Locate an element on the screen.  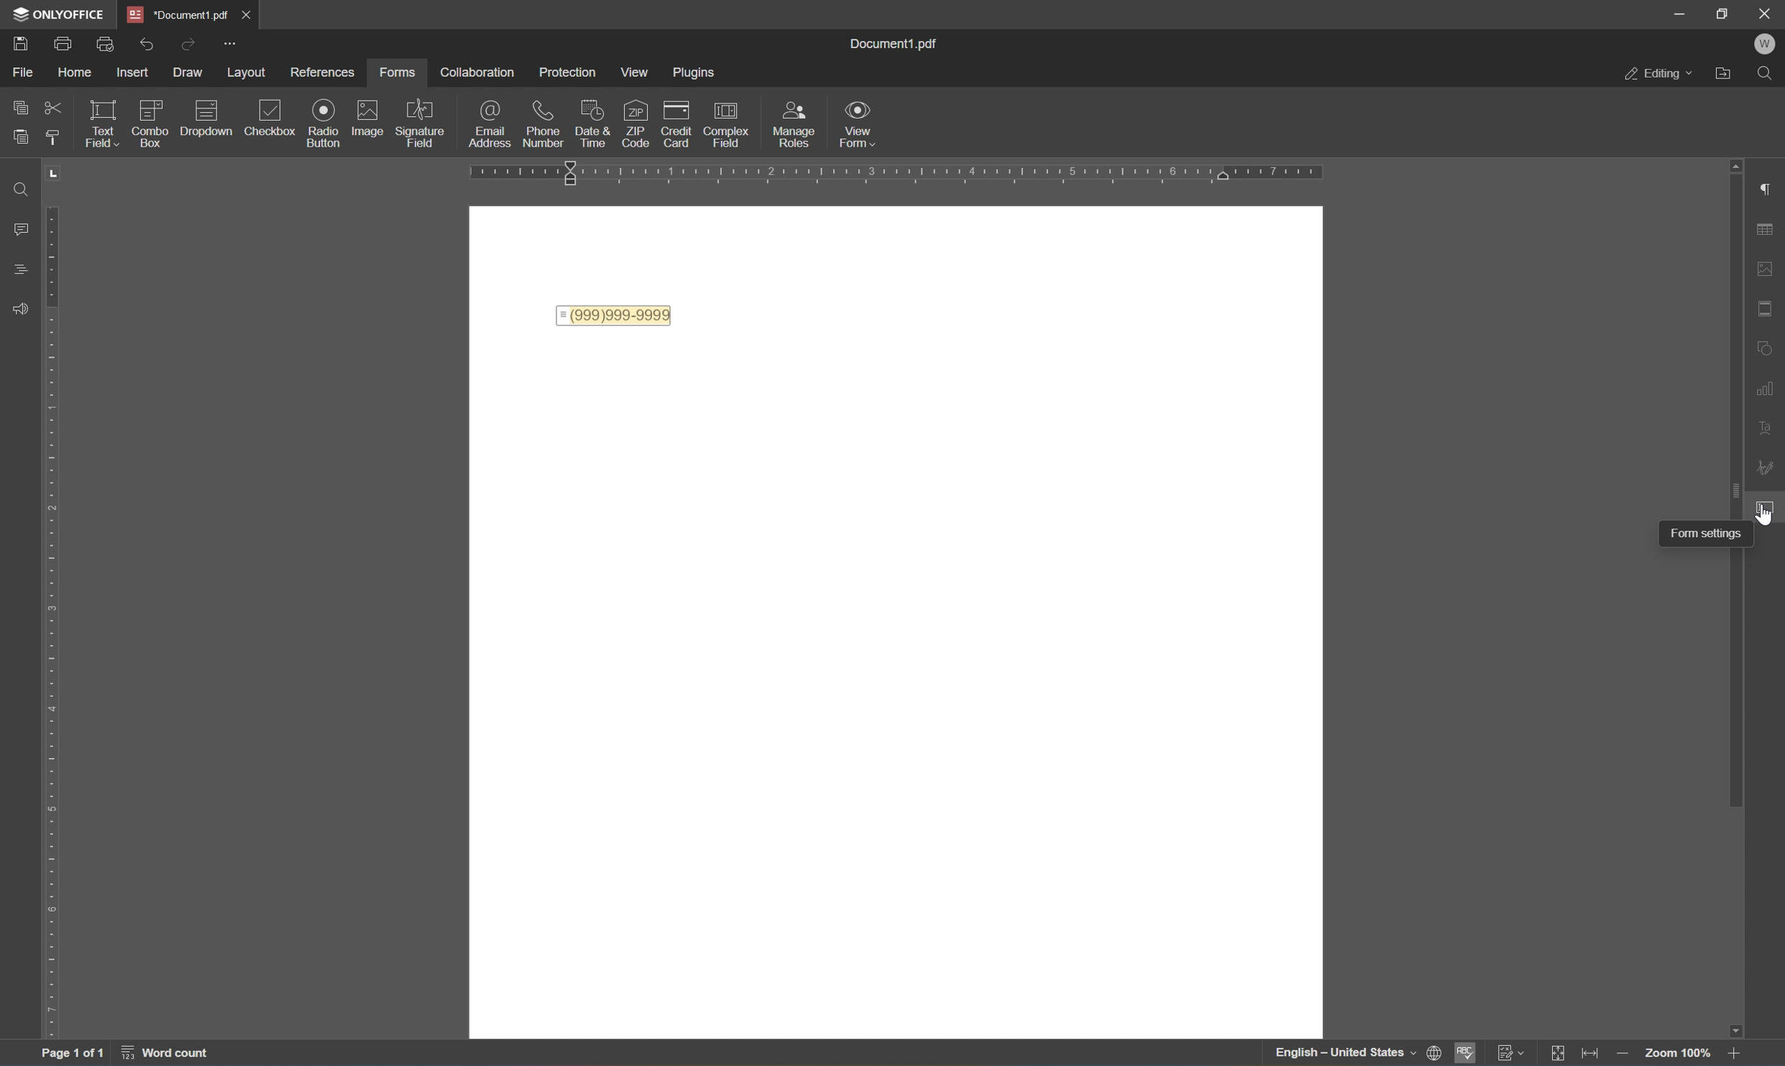
set document language is located at coordinates (1436, 1052).